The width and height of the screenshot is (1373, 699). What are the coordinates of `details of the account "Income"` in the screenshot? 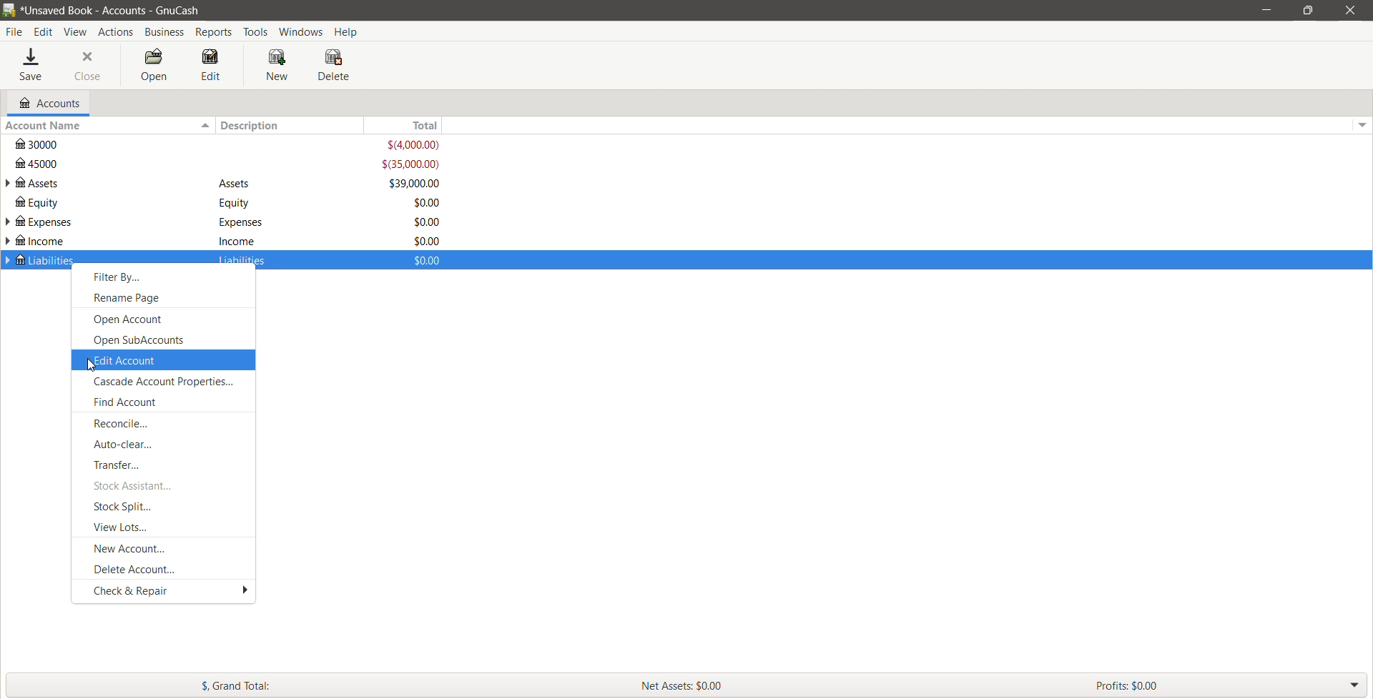 It's located at (237, 240).